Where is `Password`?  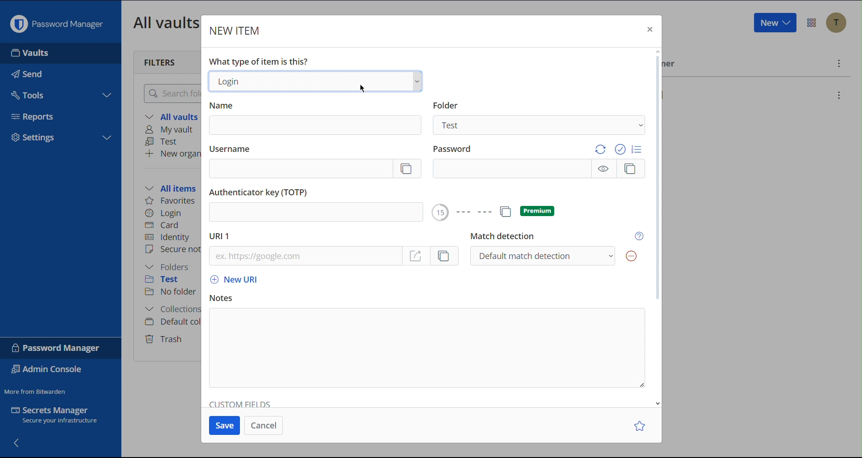
Password is located at coordinates (539, 169).